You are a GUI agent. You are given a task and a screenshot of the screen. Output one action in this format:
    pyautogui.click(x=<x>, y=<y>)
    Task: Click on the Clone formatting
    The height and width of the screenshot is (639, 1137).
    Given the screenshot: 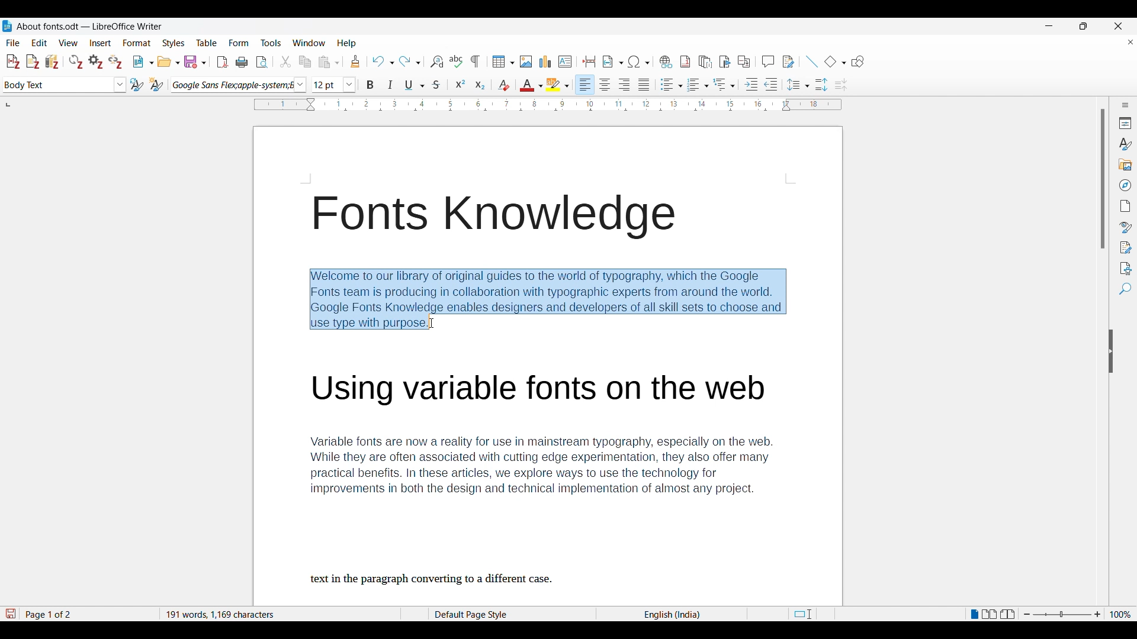 What is the action you would take?
    pyautogui.click(x=355, y=61)
    